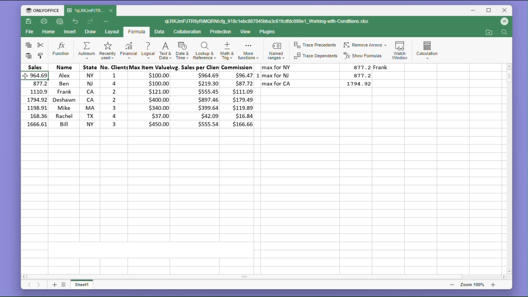 This screenshot has width=528, height=297. What do you see at coordinates (165, 52) in the screenshot?
I see `text & data` at bounding box center [165, 52].